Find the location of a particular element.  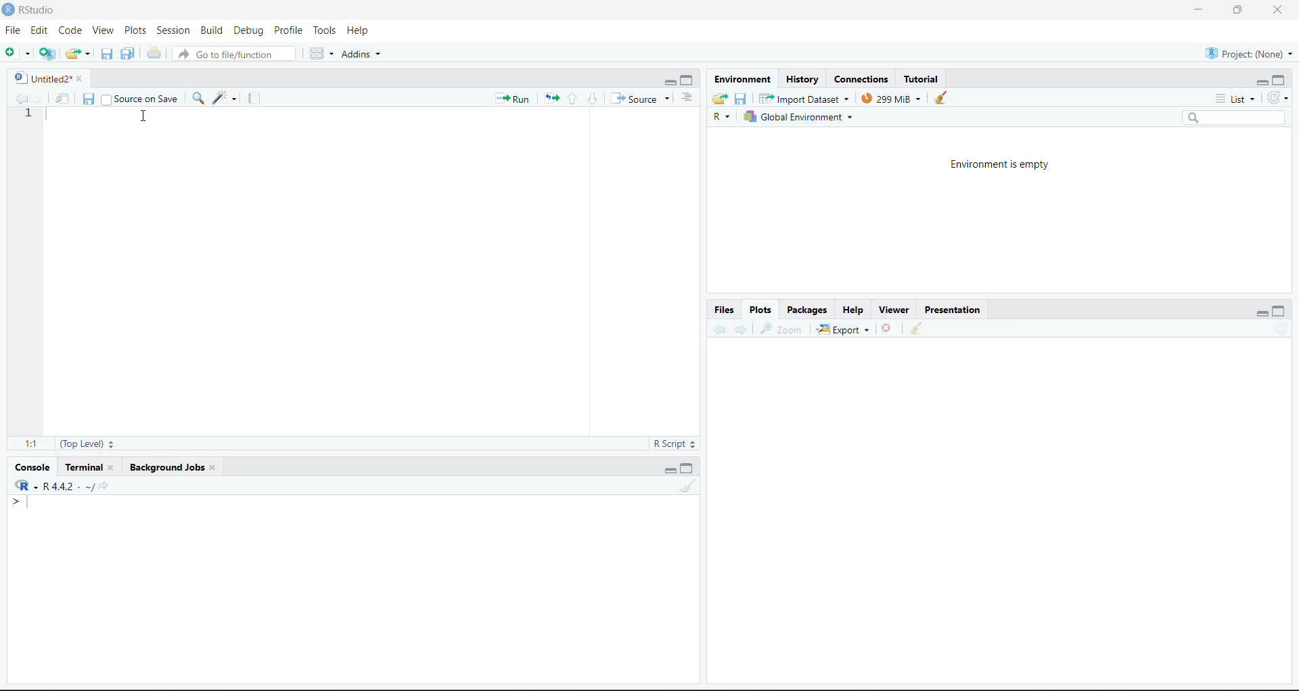

save current document is located at coordinates (107, 52).